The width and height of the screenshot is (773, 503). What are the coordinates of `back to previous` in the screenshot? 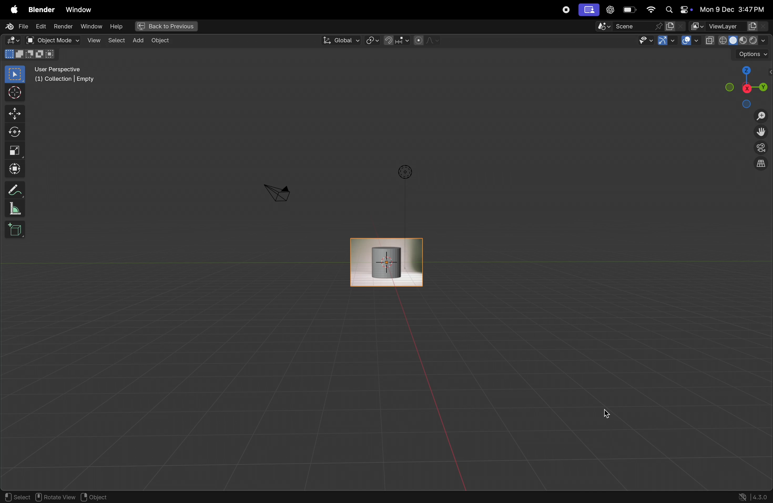 It's located at (165, 25).